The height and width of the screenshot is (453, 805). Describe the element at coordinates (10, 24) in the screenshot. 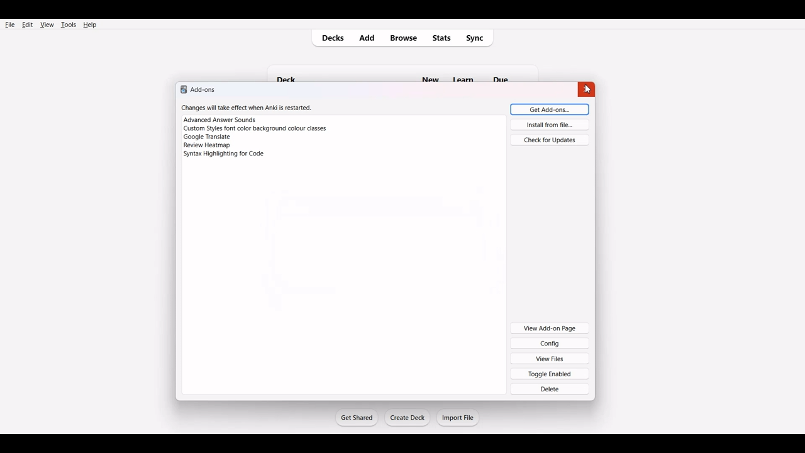

I see `File` at that location.